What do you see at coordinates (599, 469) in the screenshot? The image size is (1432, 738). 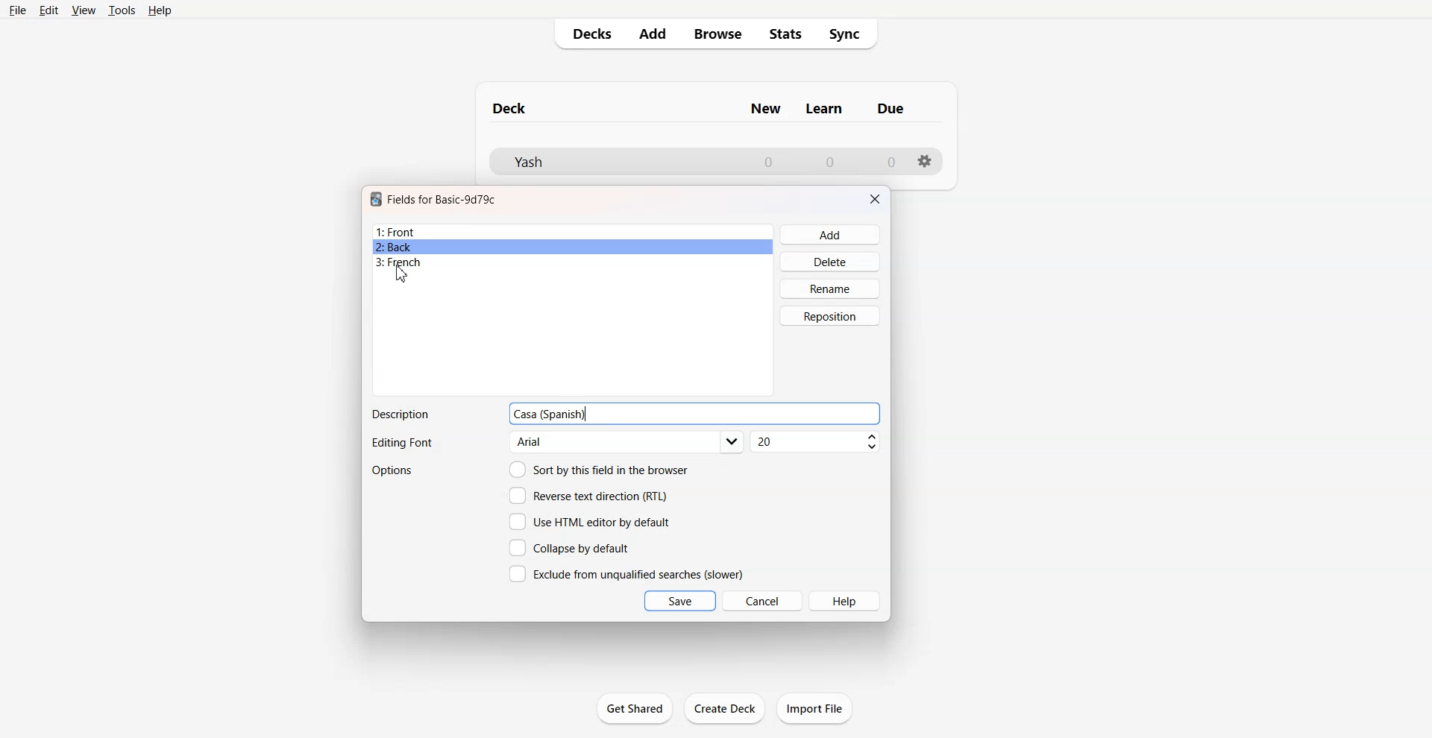 I see `Sort by this field in the browser` at bounding box center [599, 469].